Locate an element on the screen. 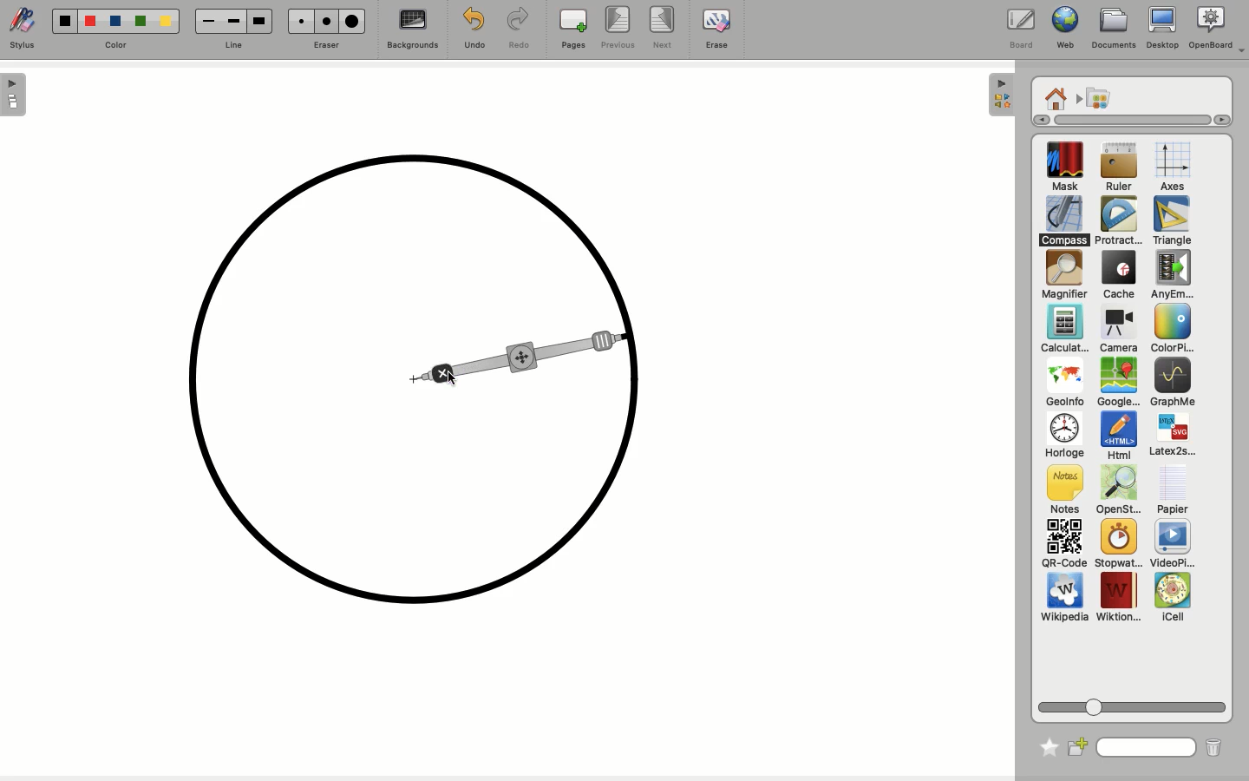 Image resolution: width=1249 pixels, height=781 pixels. Applications is located at coordinates (1098, 99).